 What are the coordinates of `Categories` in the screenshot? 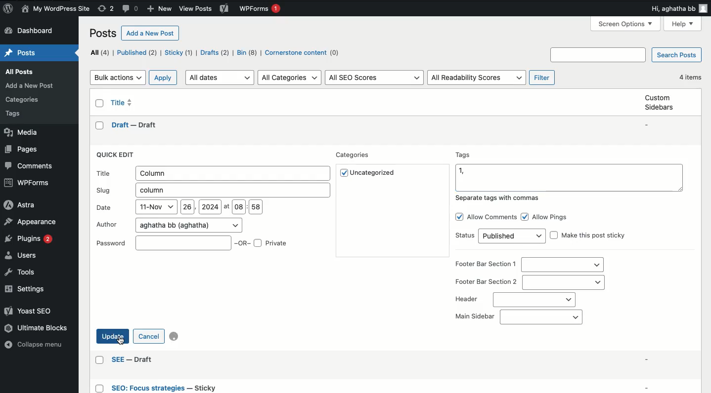 It's located at (354, 156).